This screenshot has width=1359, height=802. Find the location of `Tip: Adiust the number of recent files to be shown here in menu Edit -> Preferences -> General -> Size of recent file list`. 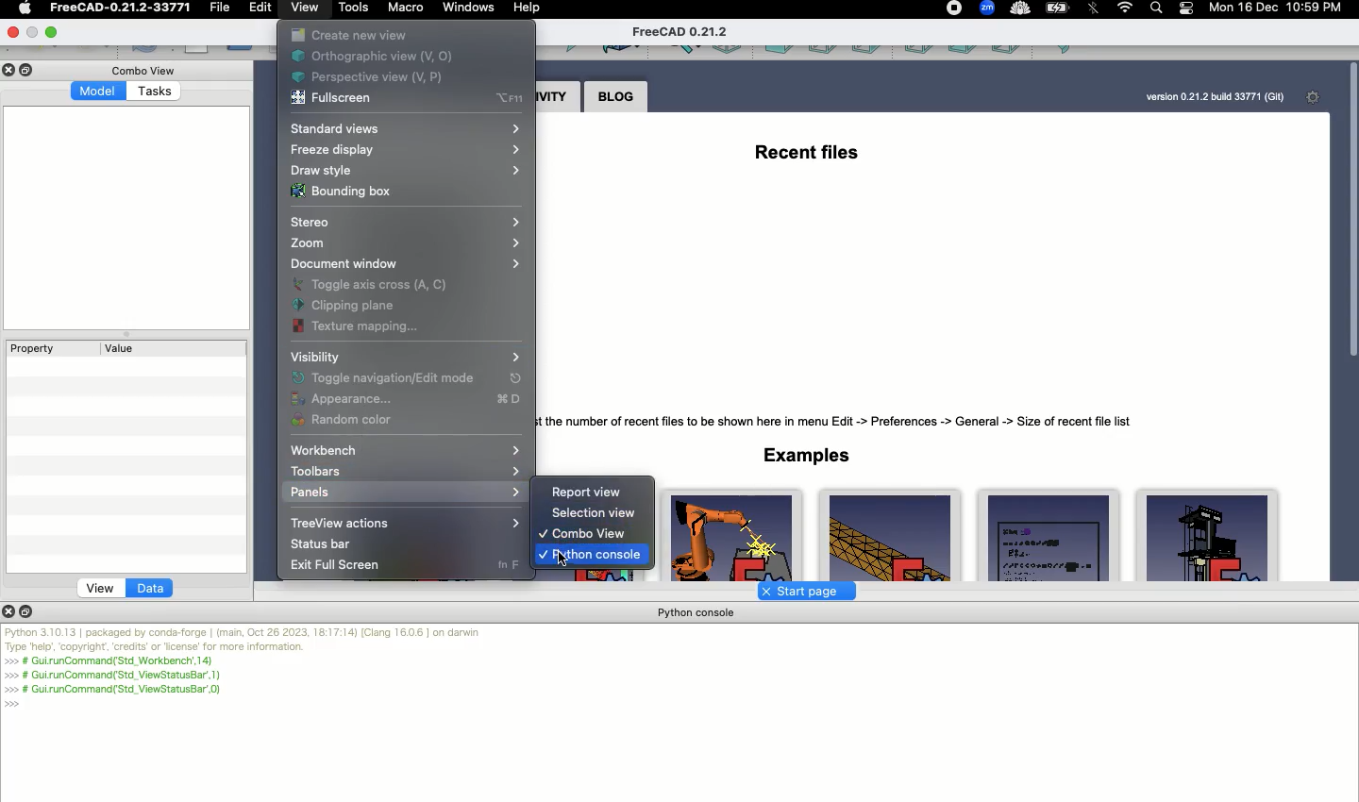

Tip: Adiust the number of recent files to be shown here in menu Edit -> Preferences -> General -> Size of recent file list is located at coordinates (845, 418).